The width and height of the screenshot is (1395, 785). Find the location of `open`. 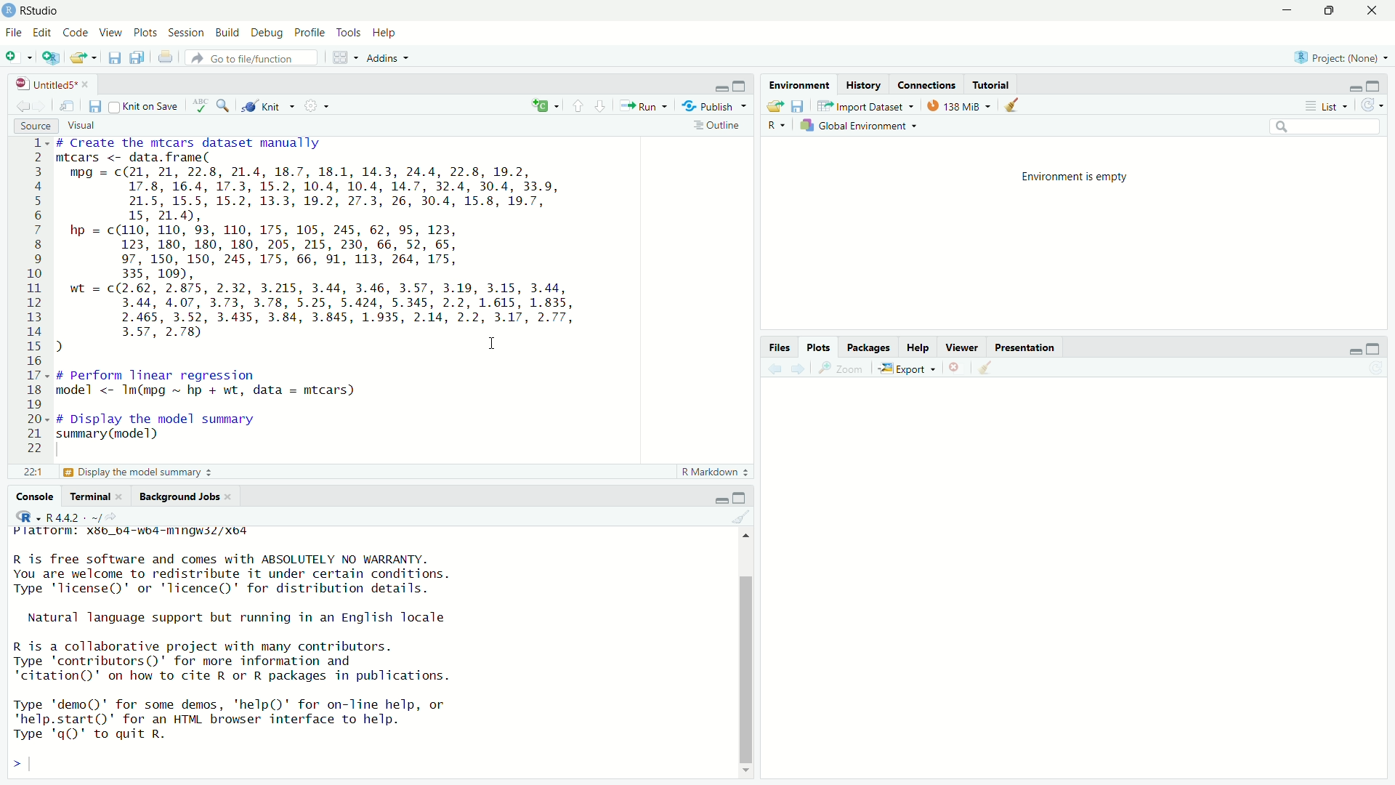

open is located at coordinates (775, 107).